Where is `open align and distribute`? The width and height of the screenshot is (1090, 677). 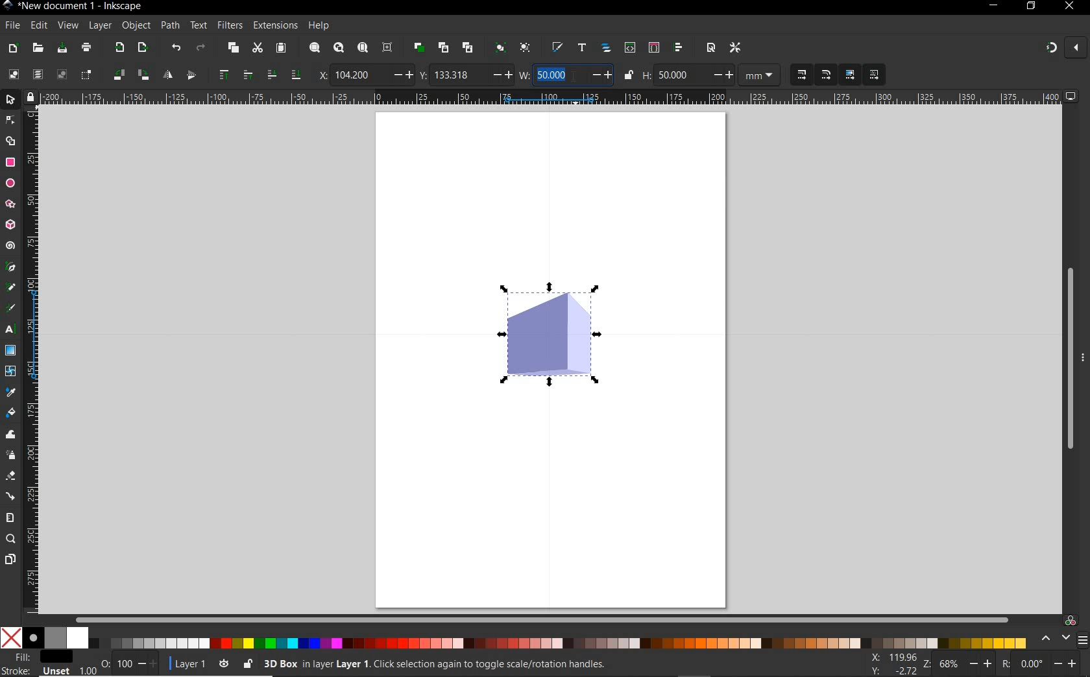 open align and distribute is located at coordinates (679, 47).